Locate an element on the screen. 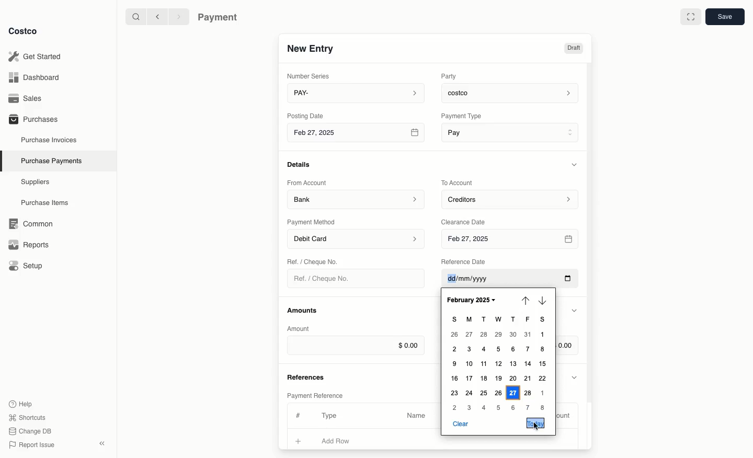  Reports is located at coordinates (27, 243).